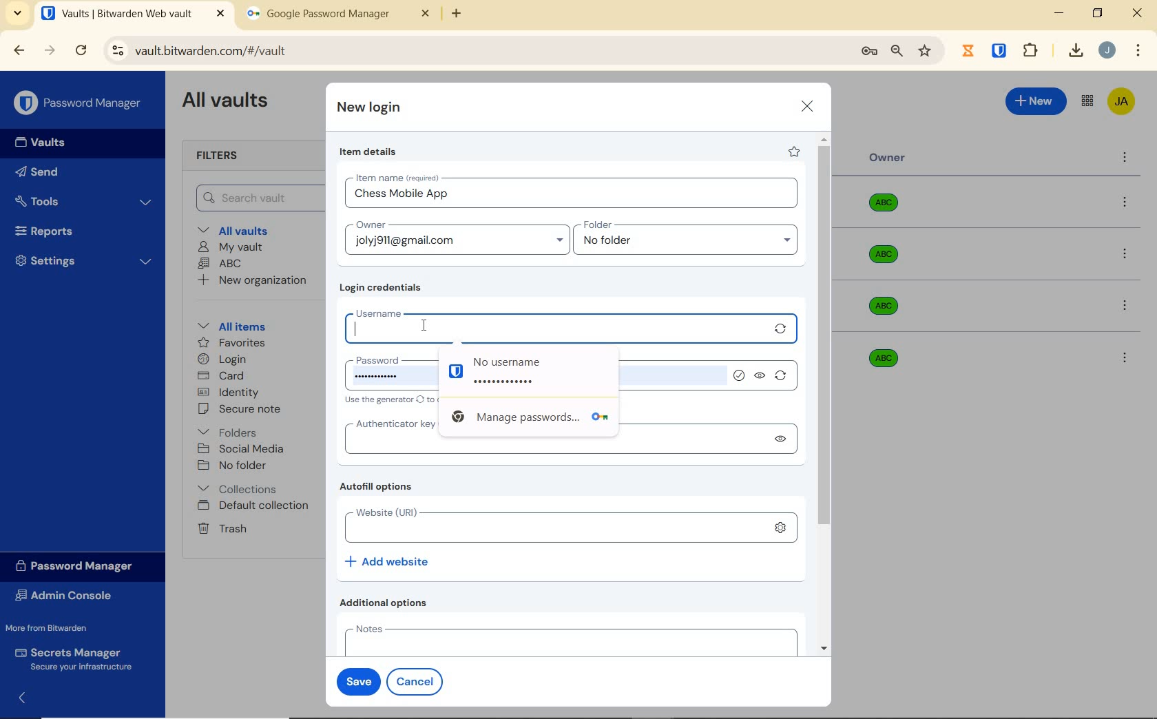 This screenshot has width=1157, height=719. What do you see at coordinates (681, 225) in the screenshot?
I see `Folder` at bounding box center [681, 225].